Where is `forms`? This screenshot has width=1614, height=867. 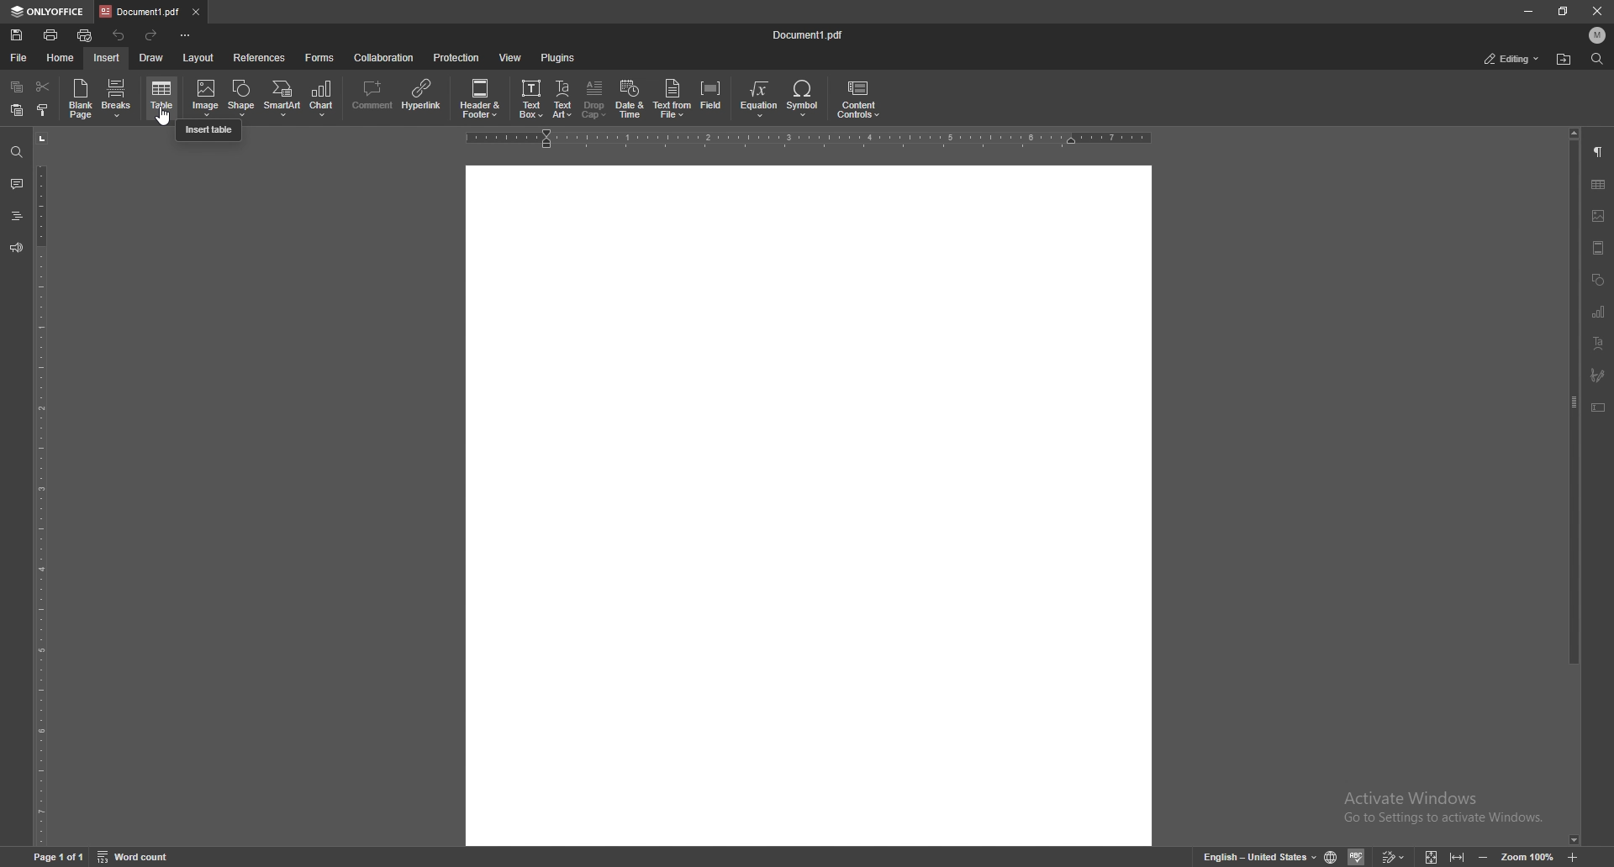
forms is located at coordinates (319, 57).